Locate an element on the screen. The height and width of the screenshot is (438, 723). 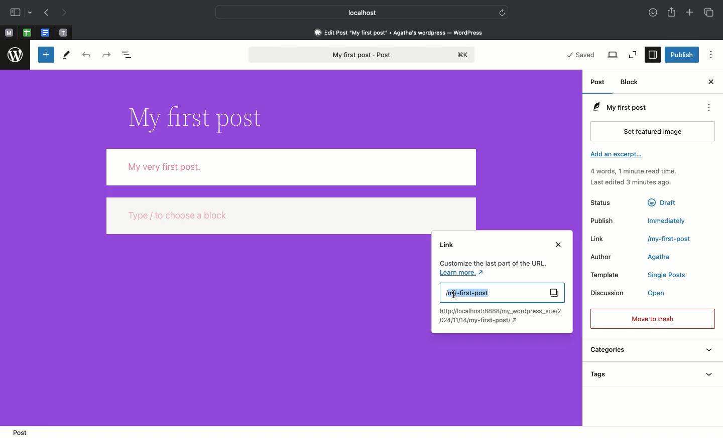
Sidebar is located at coordinates (15, 12).